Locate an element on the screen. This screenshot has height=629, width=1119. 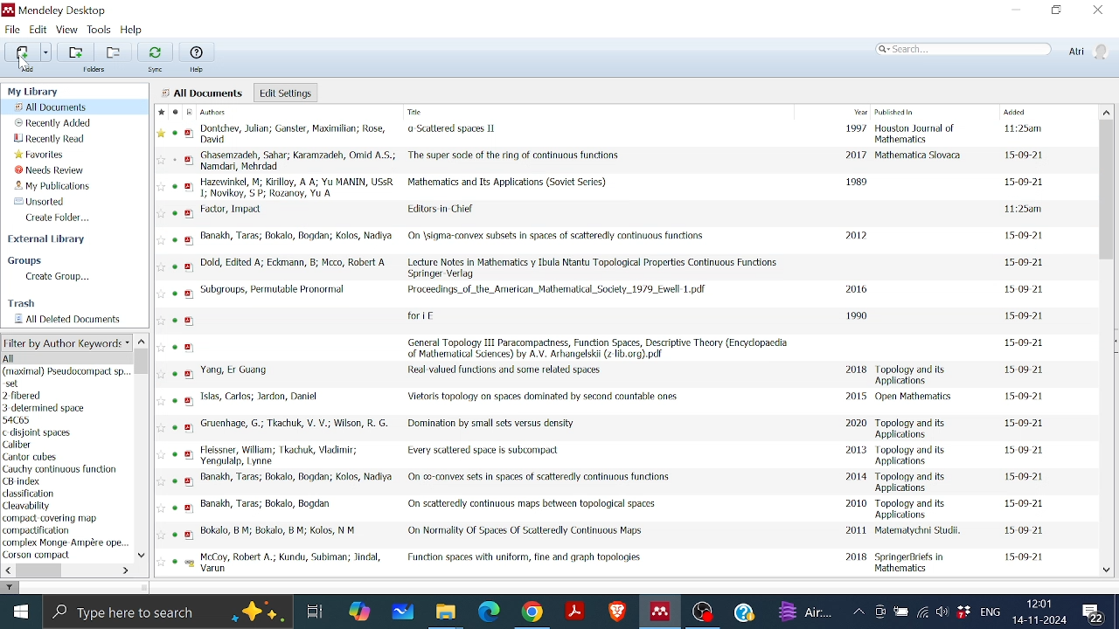
Needs review is located at coordinates (52, 170).